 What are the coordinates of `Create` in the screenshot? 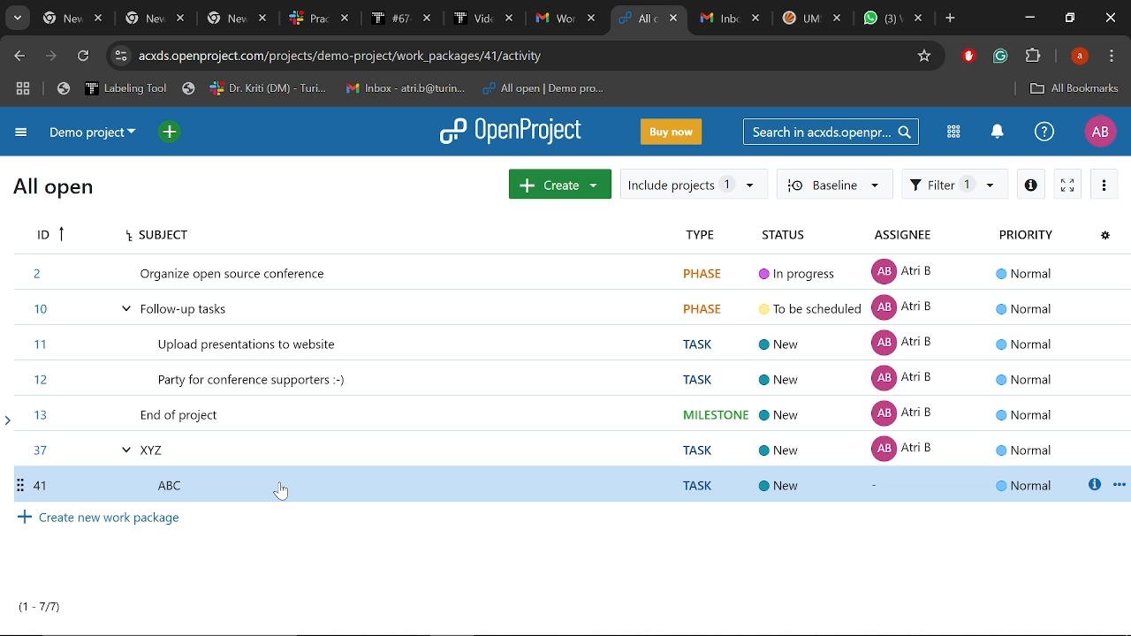 It's located at (557, 185).